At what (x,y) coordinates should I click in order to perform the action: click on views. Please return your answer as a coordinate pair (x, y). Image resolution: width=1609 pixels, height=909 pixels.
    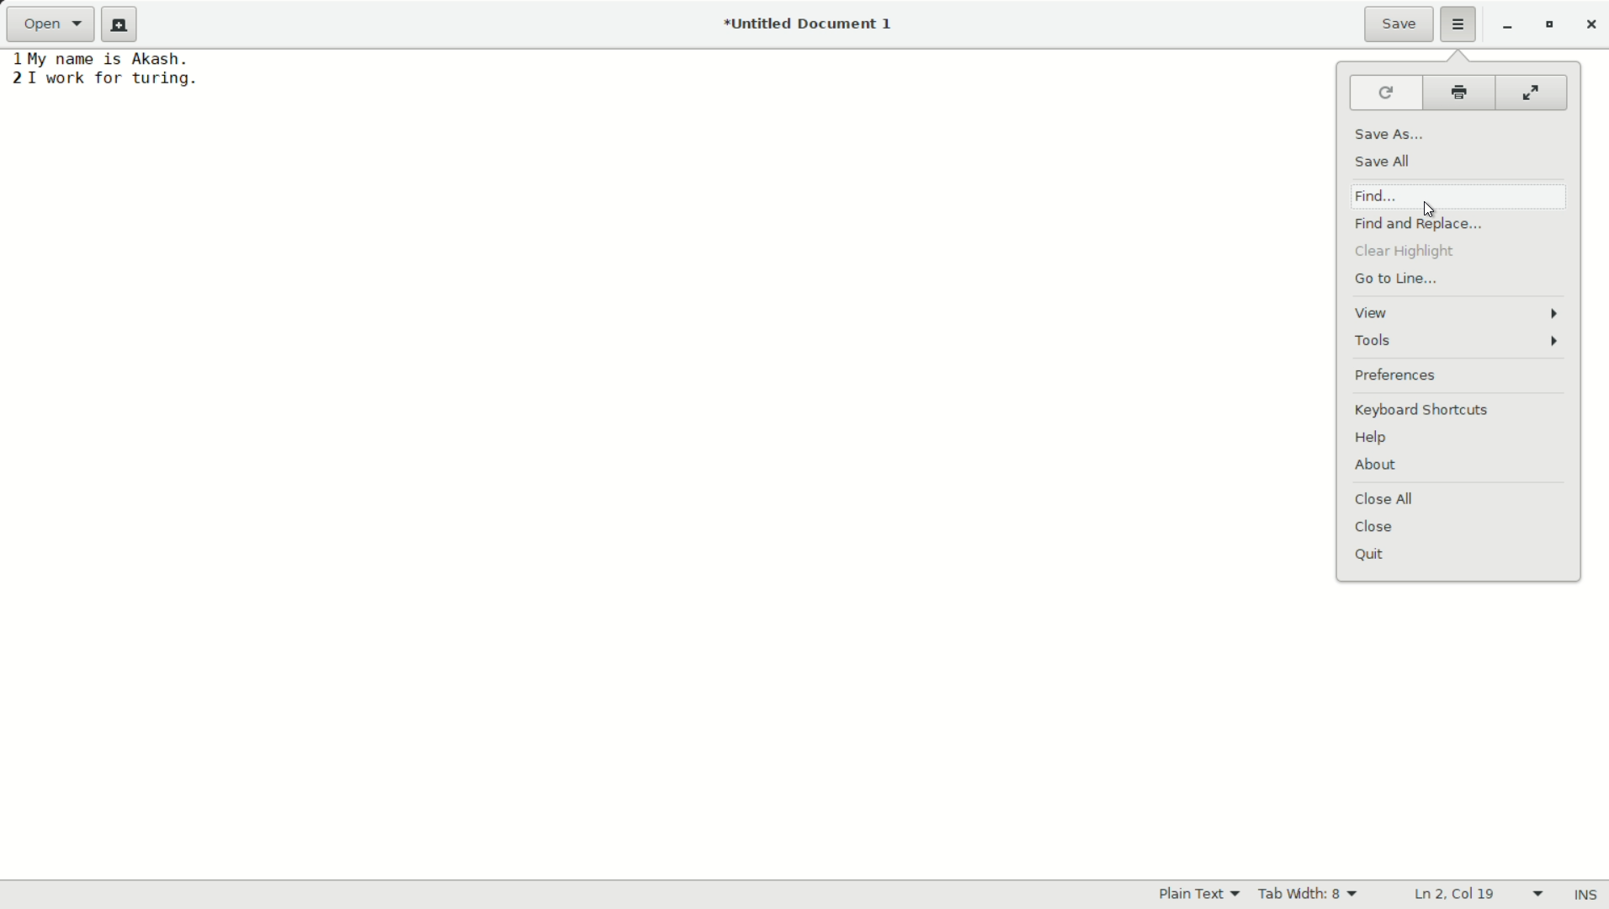
    Looking at the image, I should click on (1457, 311).